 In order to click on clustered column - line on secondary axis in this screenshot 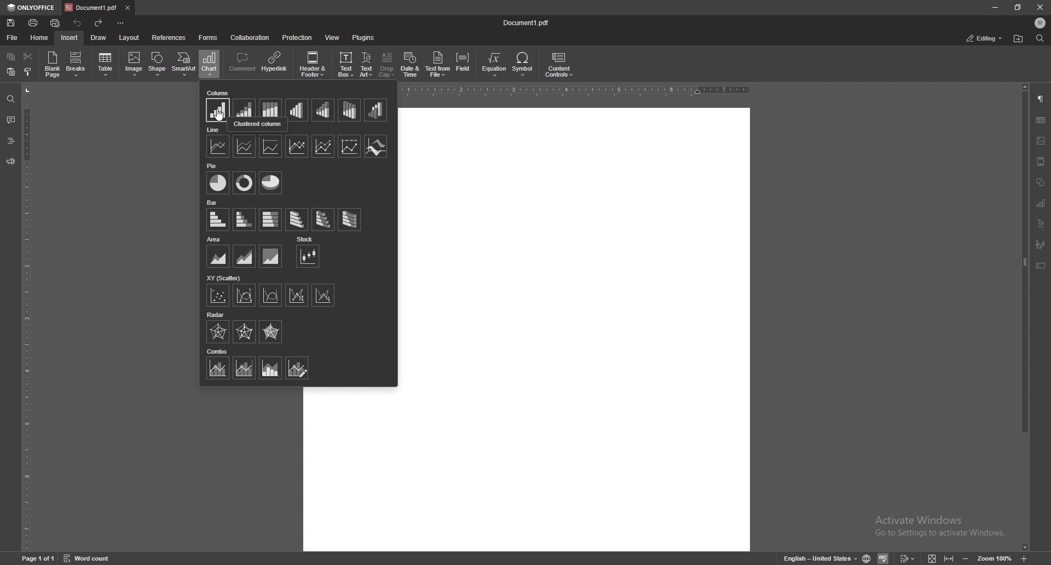, I will do `click(244, 368)`.